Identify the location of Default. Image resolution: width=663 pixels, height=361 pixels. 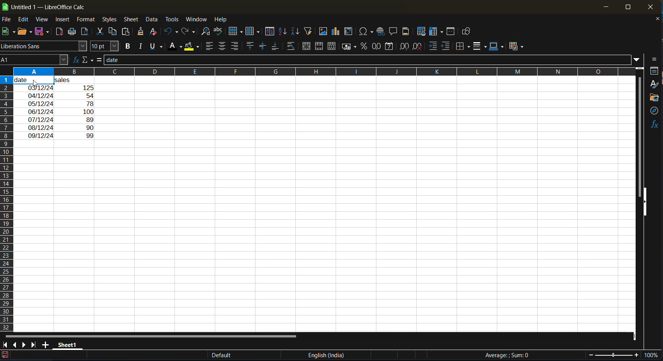
(220, 355).